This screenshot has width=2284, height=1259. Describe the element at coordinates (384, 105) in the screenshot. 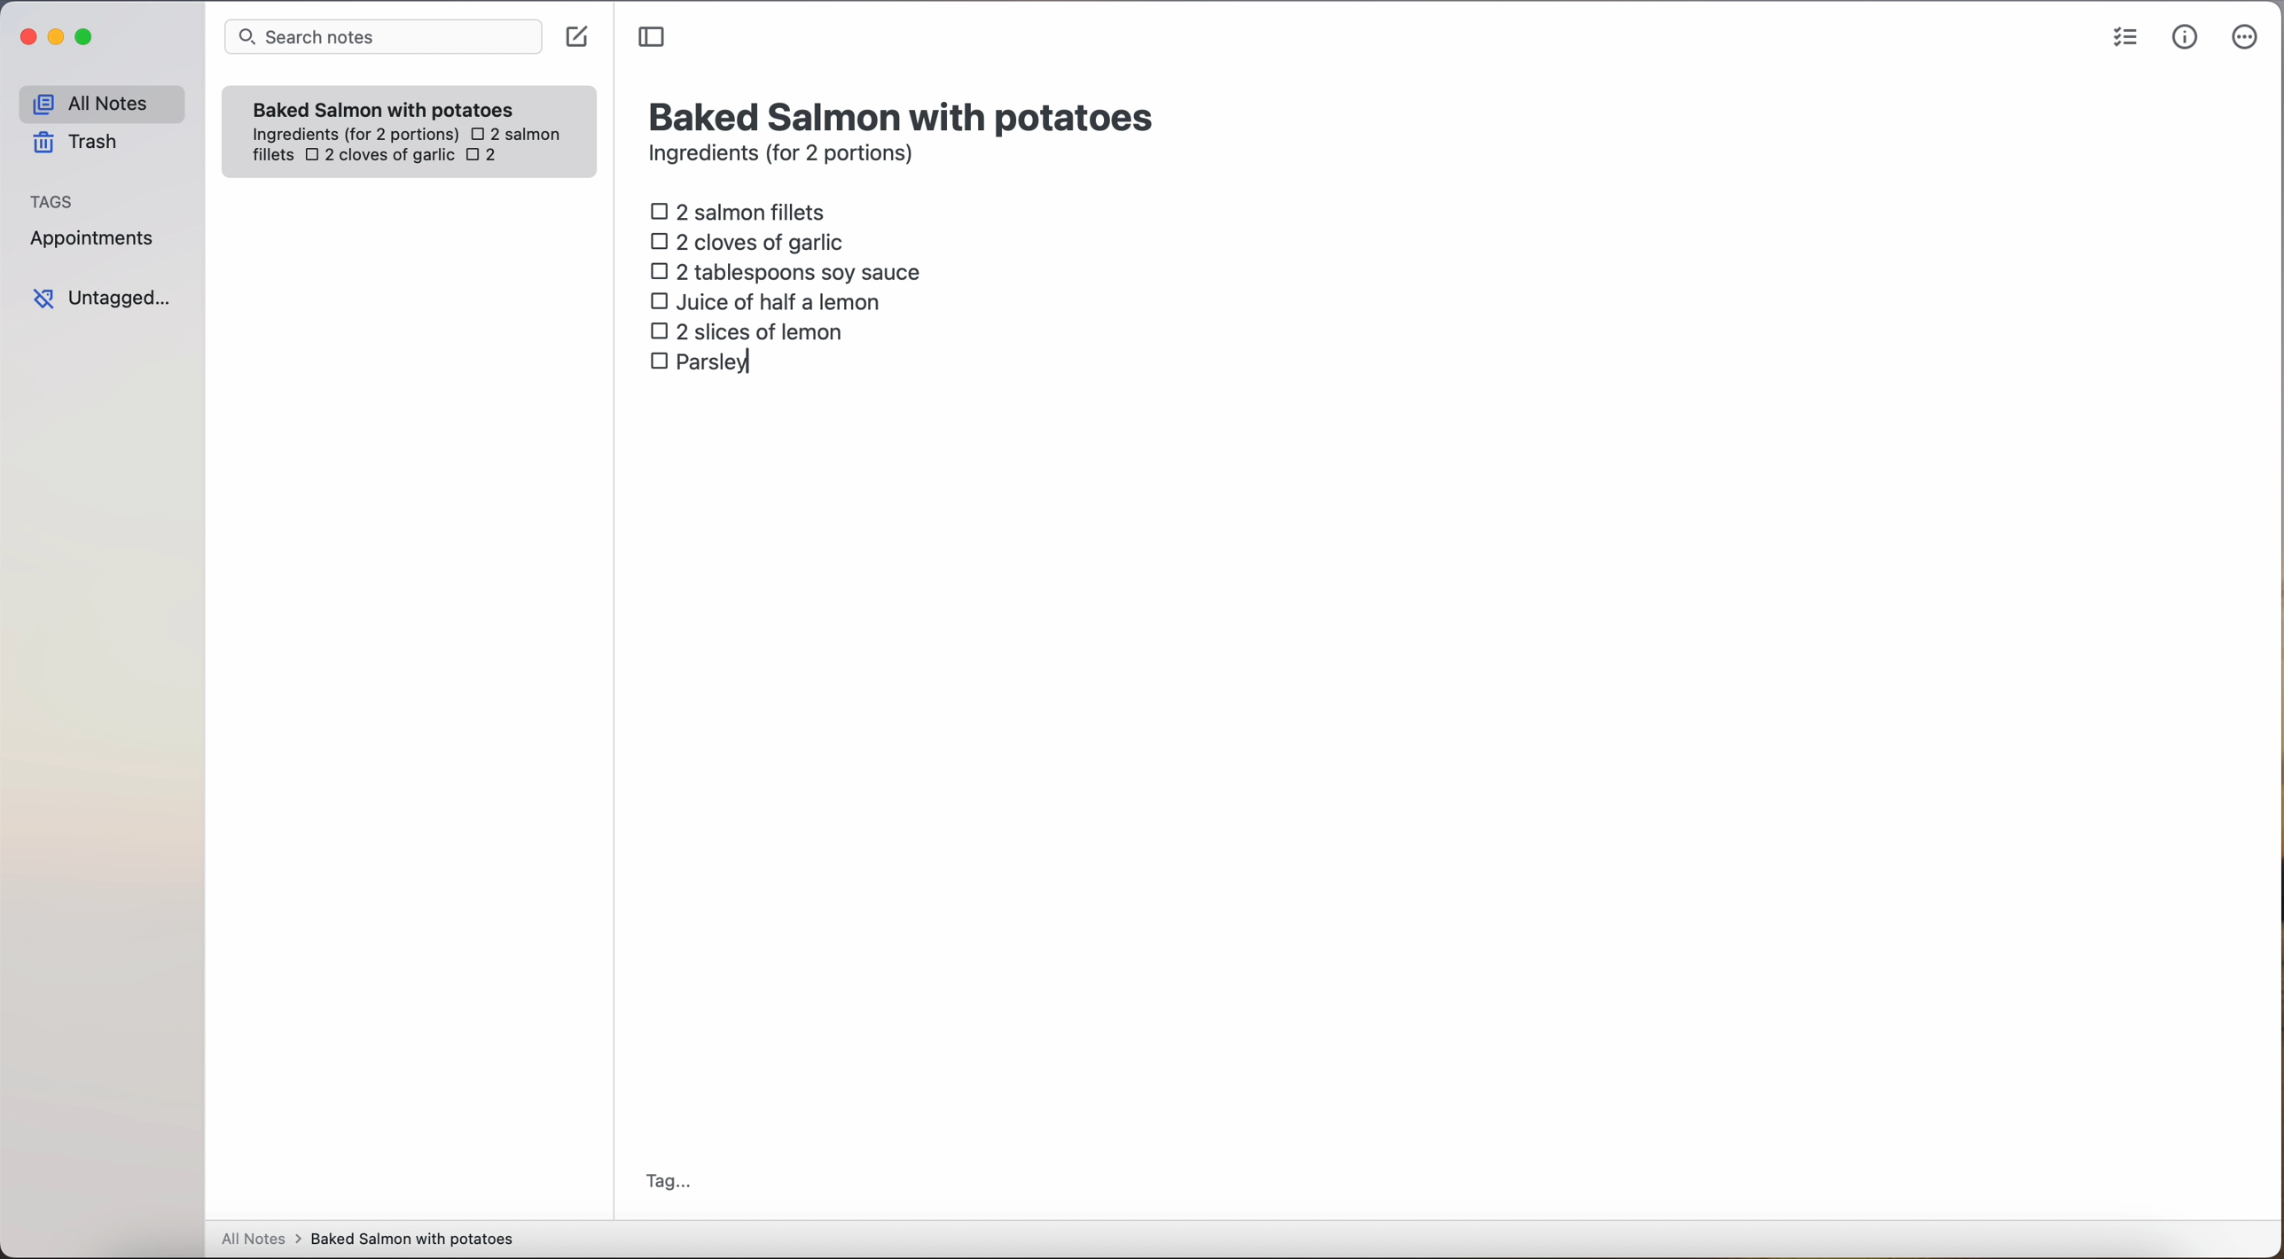

I see `Baked Salmon with potatoes` at that location.